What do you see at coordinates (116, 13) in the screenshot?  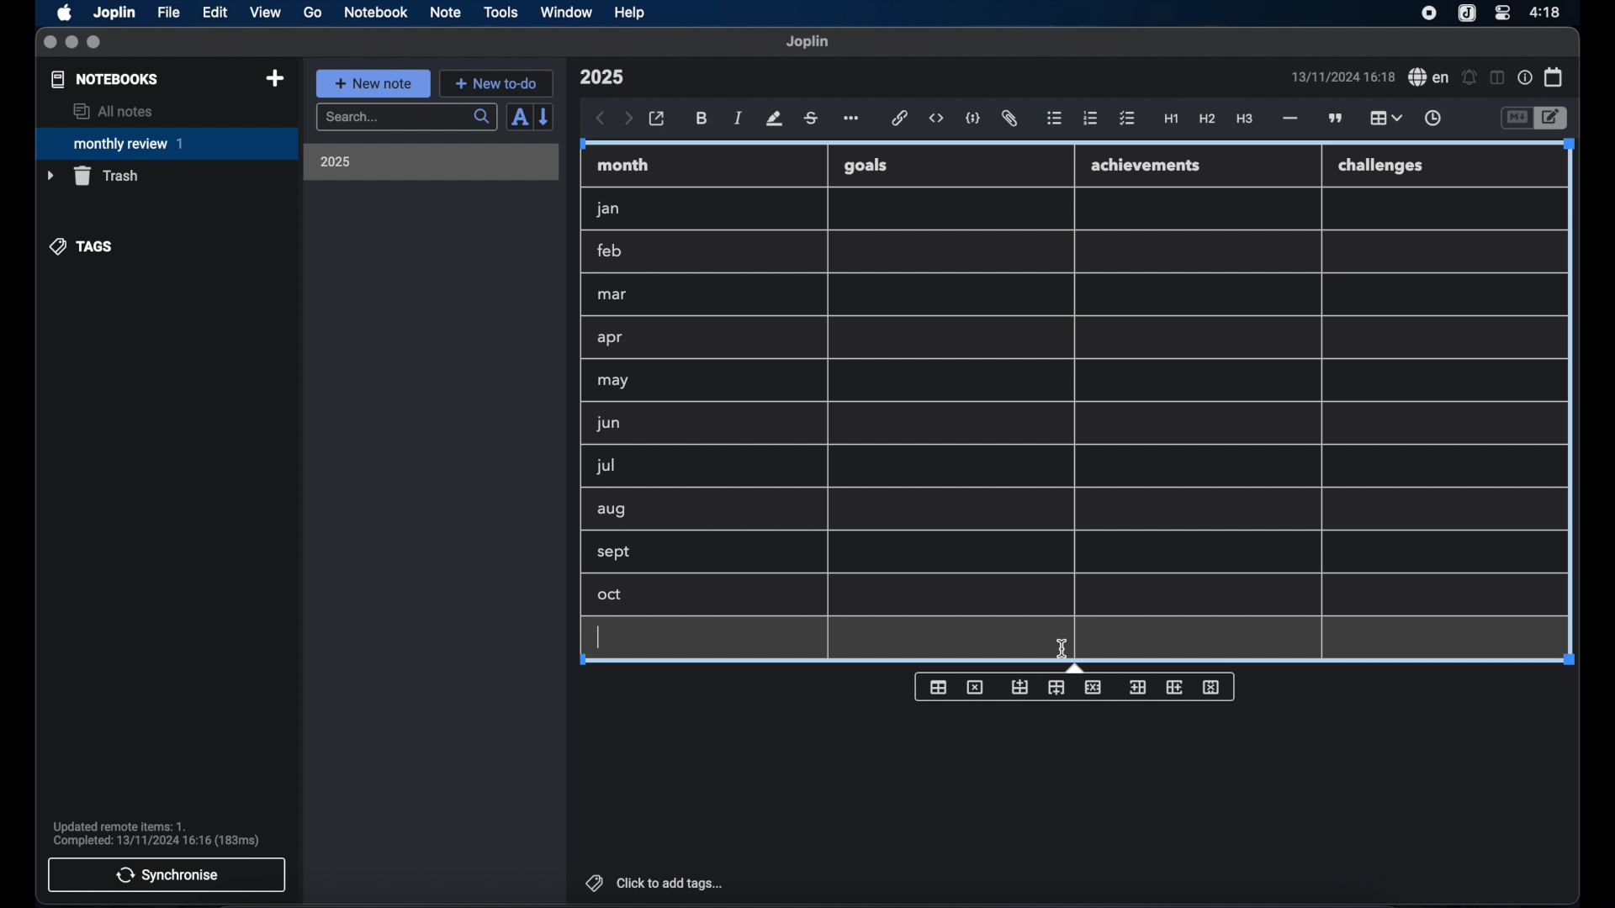 I see `Joplin` at bounding box center [116, 13].